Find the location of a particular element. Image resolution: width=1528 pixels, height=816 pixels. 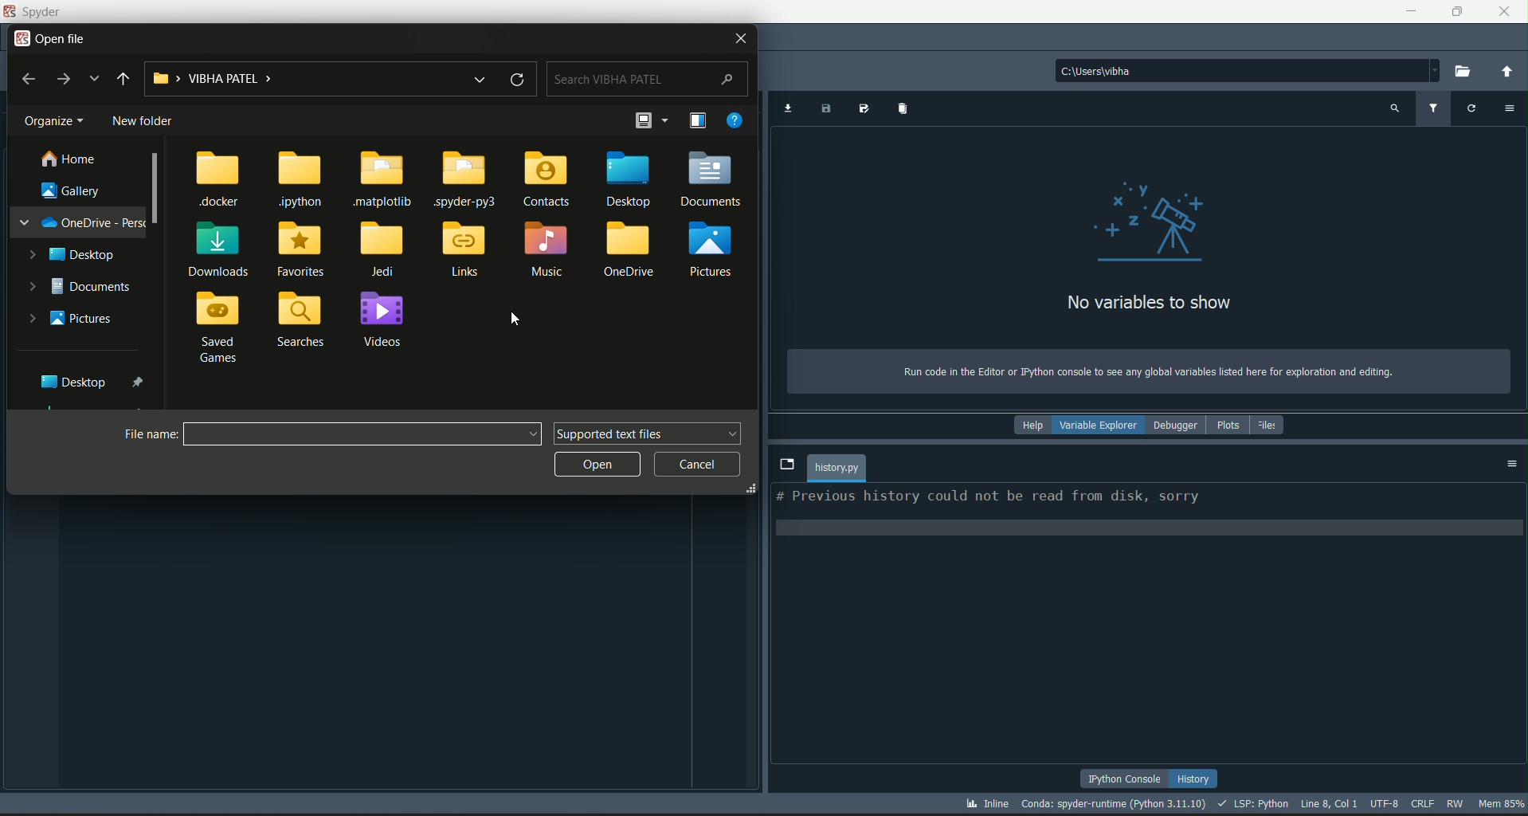

change your view is located at coordinates (643, 120).